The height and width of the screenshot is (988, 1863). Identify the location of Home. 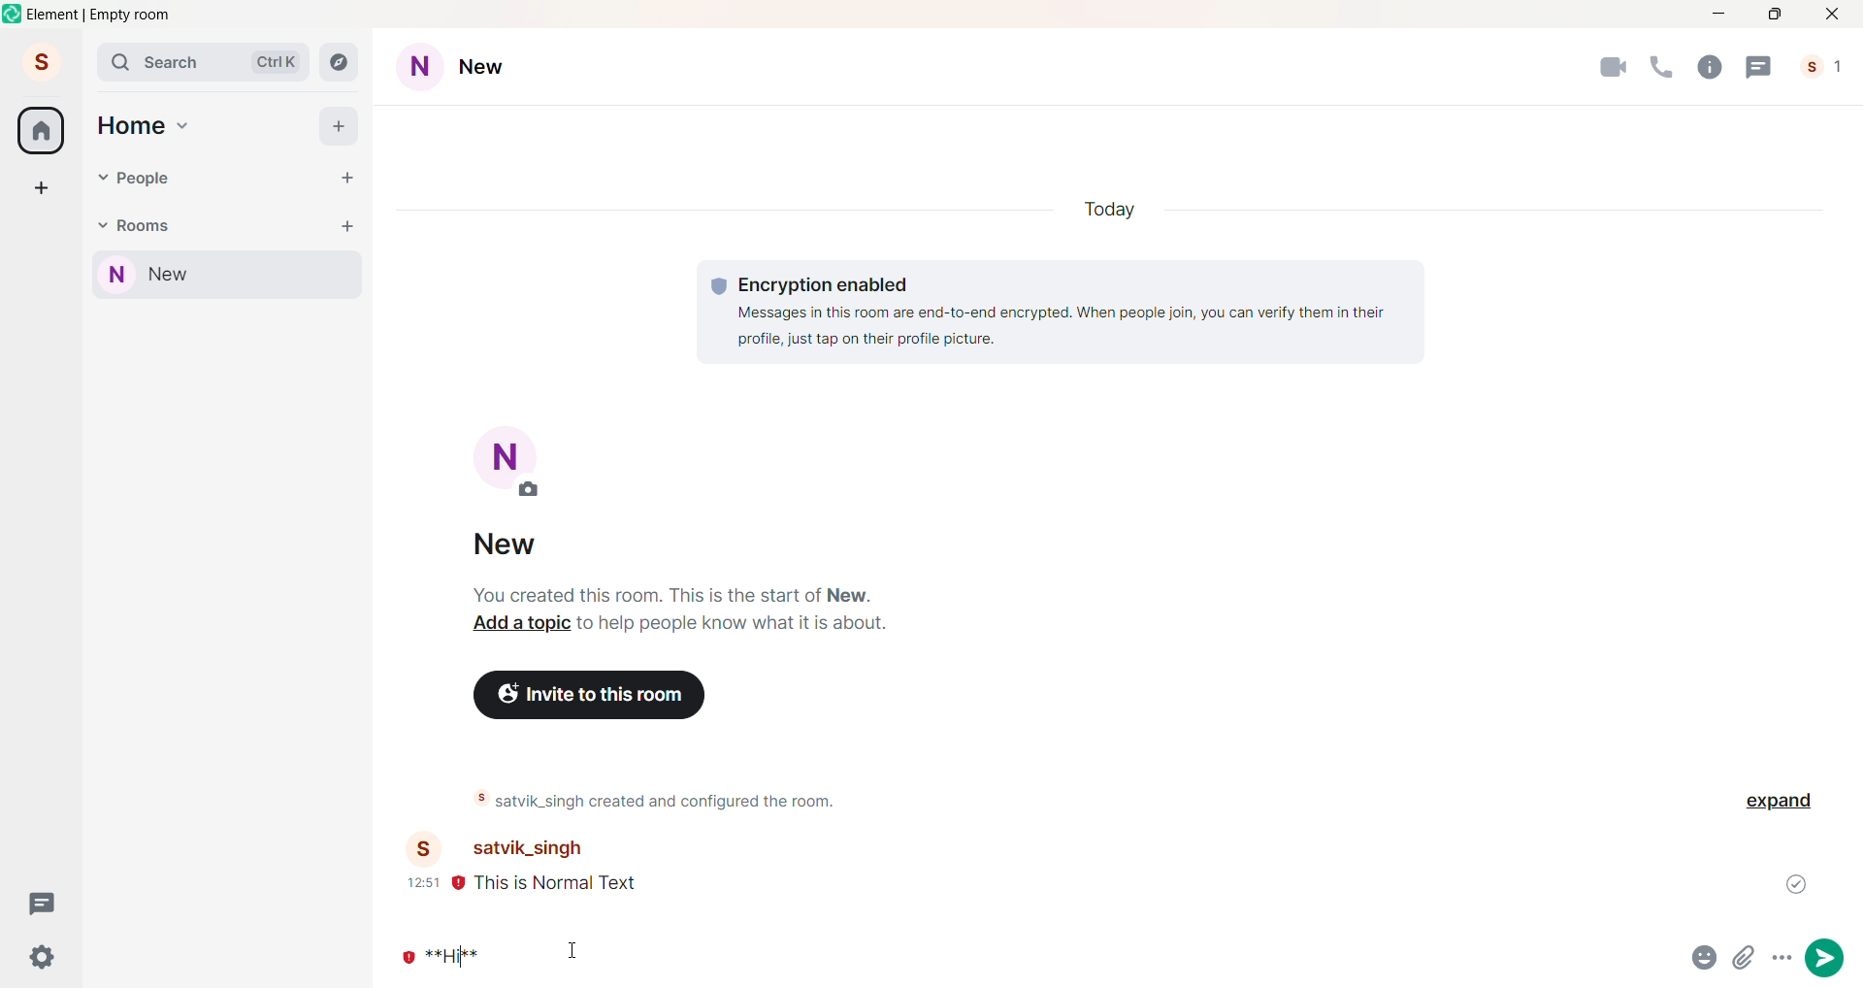
(131, 126).